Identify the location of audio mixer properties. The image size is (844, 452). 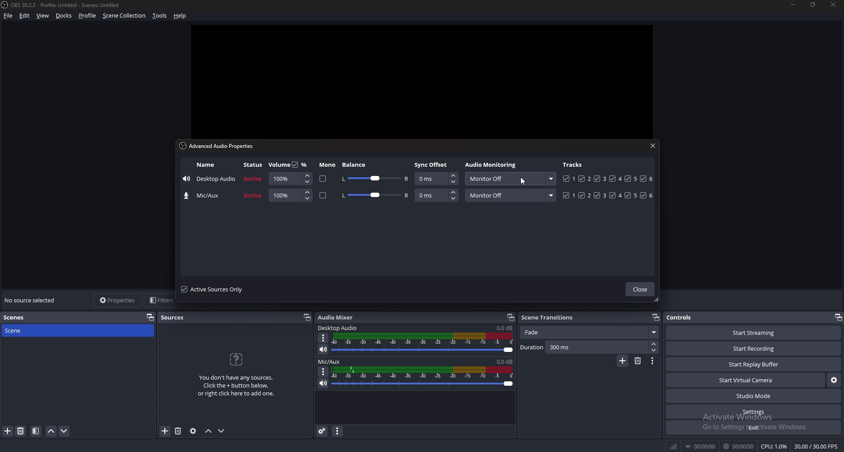
(338, 431).